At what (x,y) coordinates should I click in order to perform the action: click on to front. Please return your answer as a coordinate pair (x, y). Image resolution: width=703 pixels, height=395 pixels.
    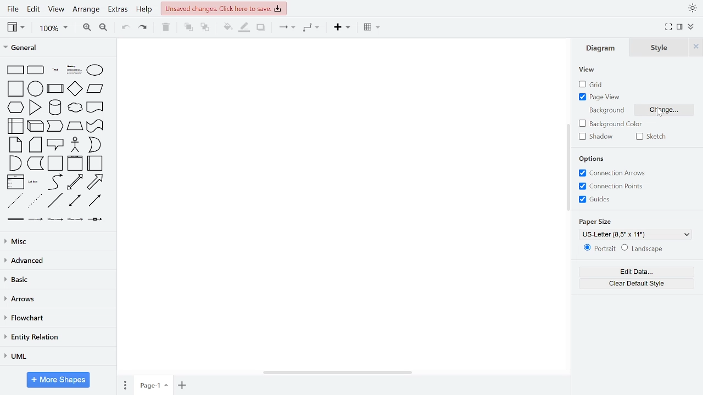
    Looking at the image, I should click on (188, 27).